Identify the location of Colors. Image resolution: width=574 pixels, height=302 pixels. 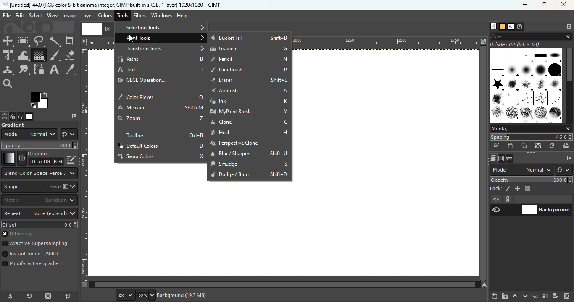
(104, 15).